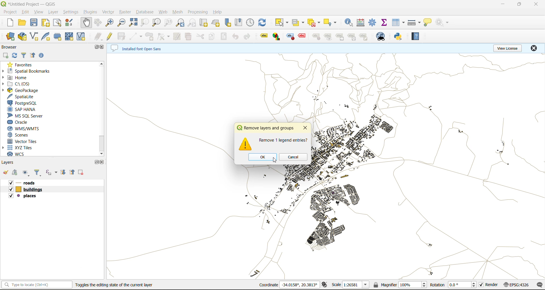  What do you see at coordinates (38, 11) in the screenshot?
I see `view` at bounding box center [38, 11].